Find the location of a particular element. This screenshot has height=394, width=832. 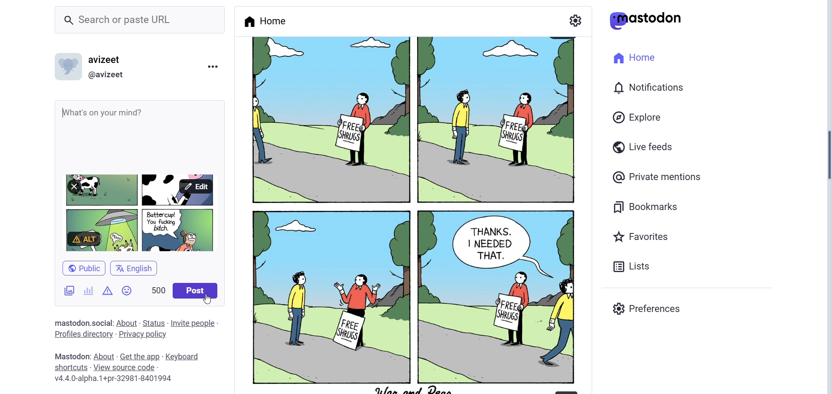

Public is located at coordinates (82, 267).